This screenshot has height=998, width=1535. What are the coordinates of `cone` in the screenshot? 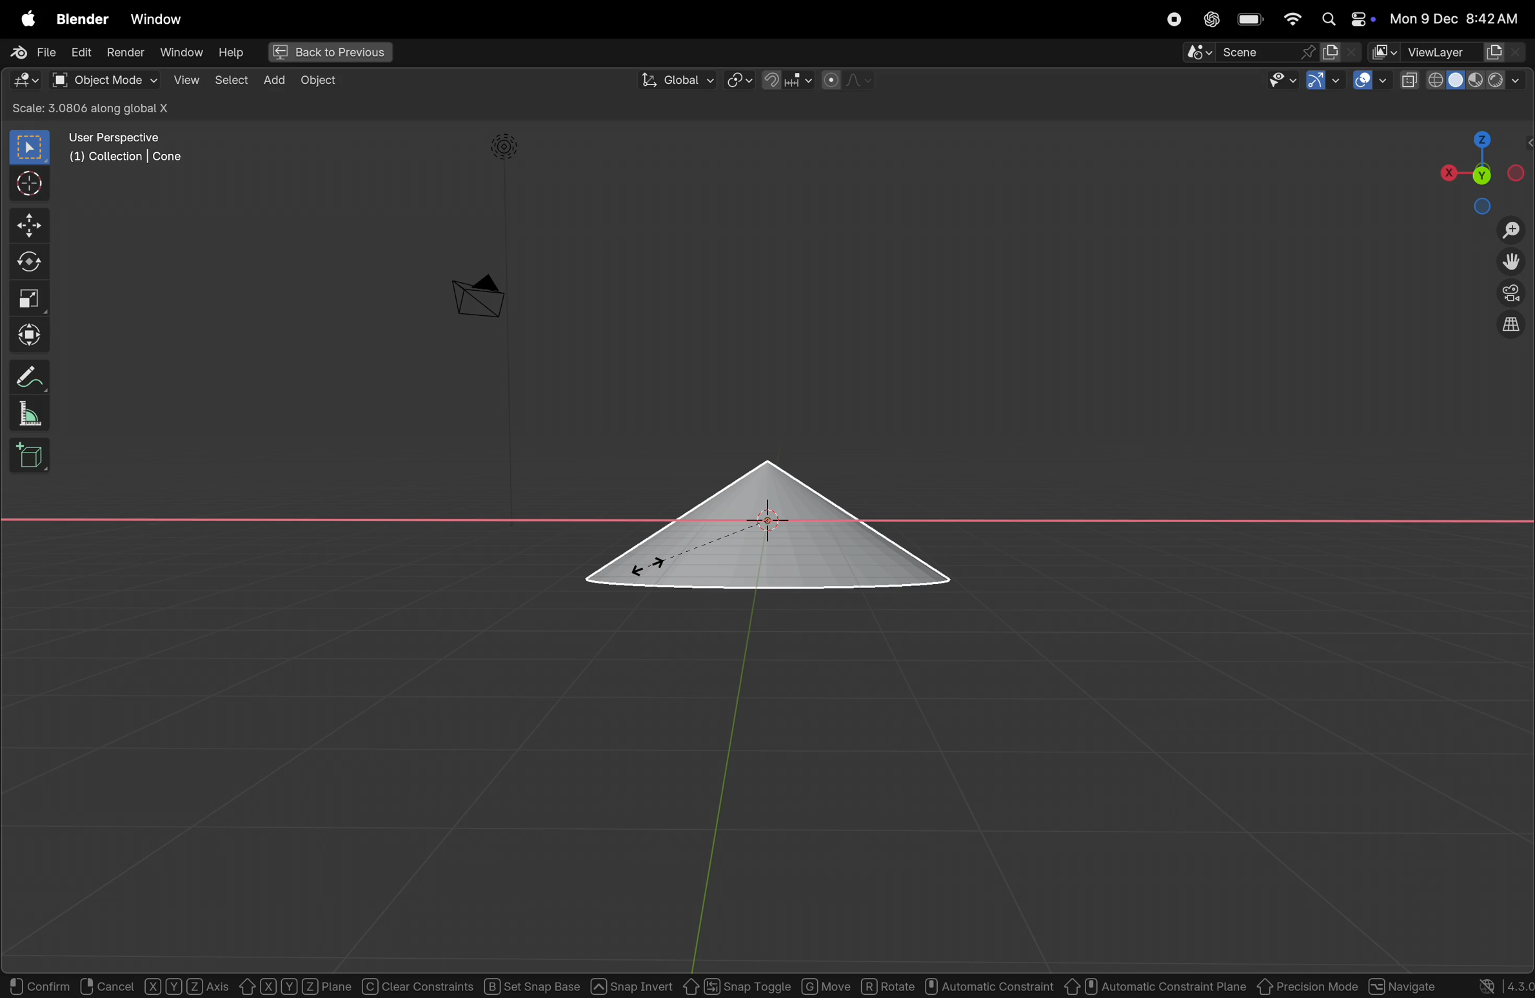 It's located at (768, 530).